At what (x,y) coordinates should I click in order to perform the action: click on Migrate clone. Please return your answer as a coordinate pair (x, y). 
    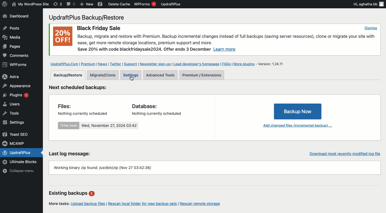
    Looking at the image, I should click on (104, 75).